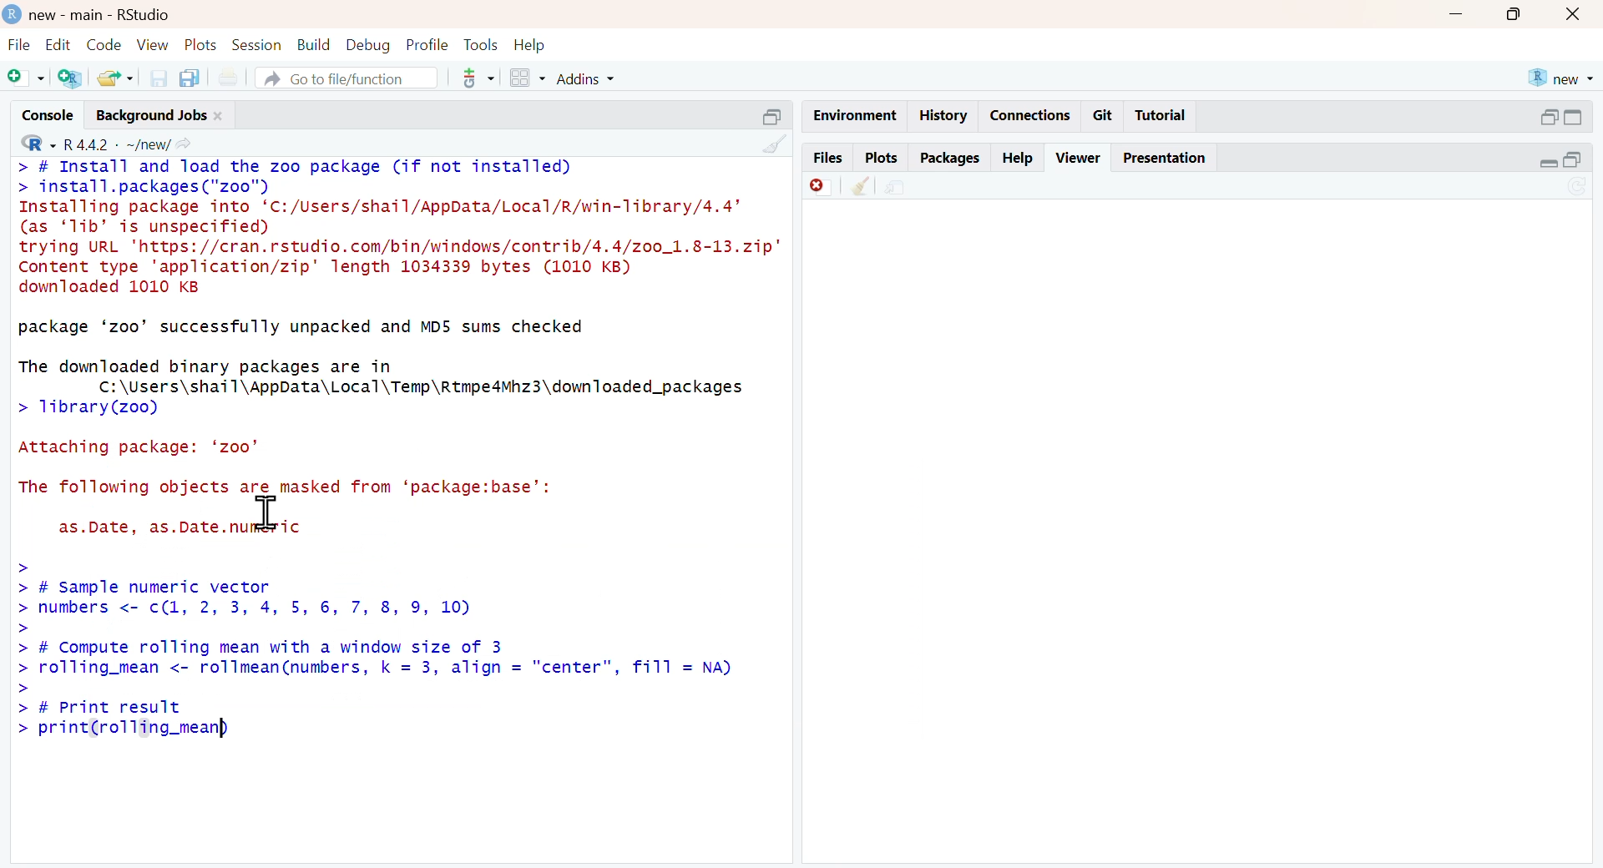 The width and height of the screenshot is (1603, 868). I want to click on open in separate window, so click(1572, 159).